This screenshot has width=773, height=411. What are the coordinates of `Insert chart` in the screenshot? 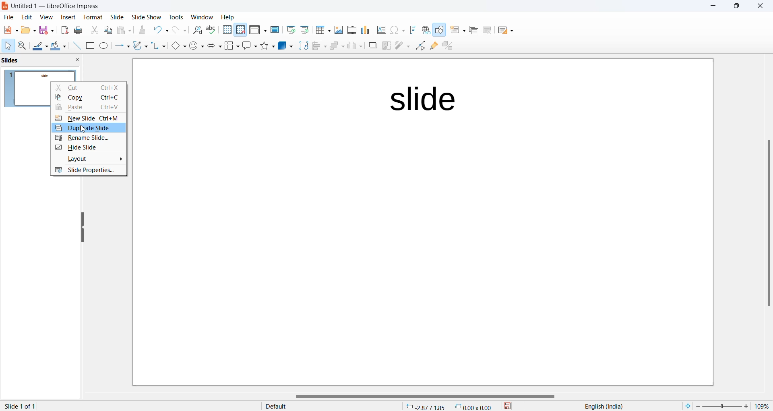 It's located at (364, 30).